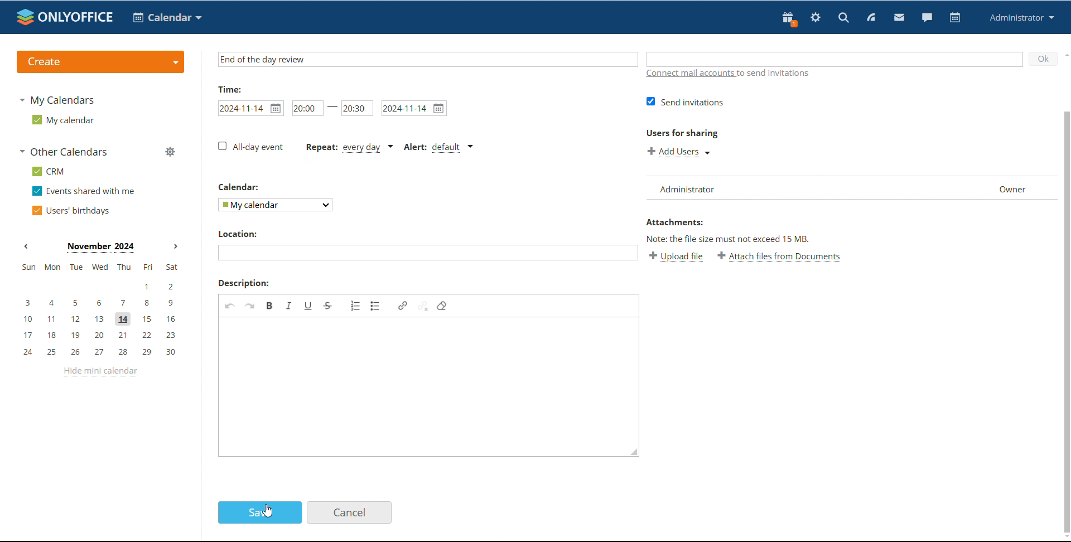 This screenshot has width=1071, height=542. Describe the element at coordinates (355, 306) in the screenshot. I see `Insert or remove numbered list` at that location.